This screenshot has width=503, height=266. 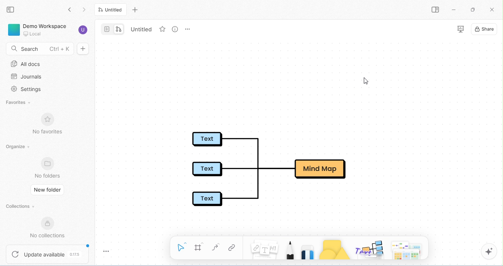 What do you see at coordinates (84, 49) in the screenshot?
I see `new doc` at bounding box center [84, 49].